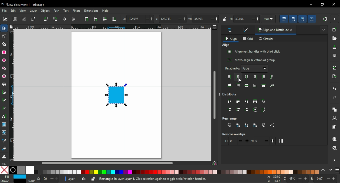  I want to click on rearrange, so click(230, 118).